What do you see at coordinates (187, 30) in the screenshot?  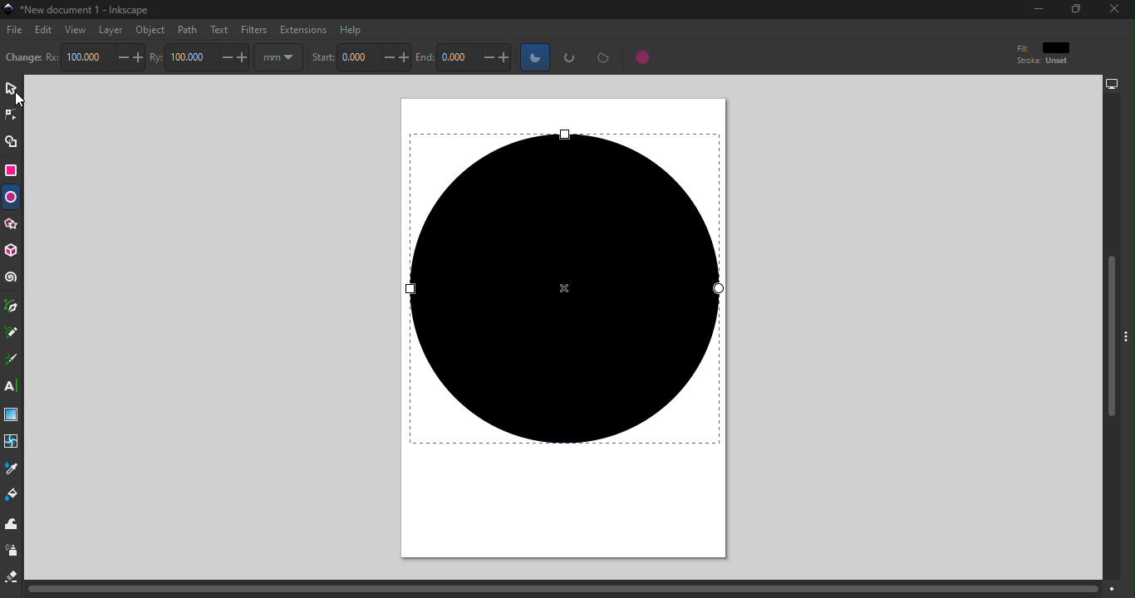 I see `Path` at bounding box center [187, 30].